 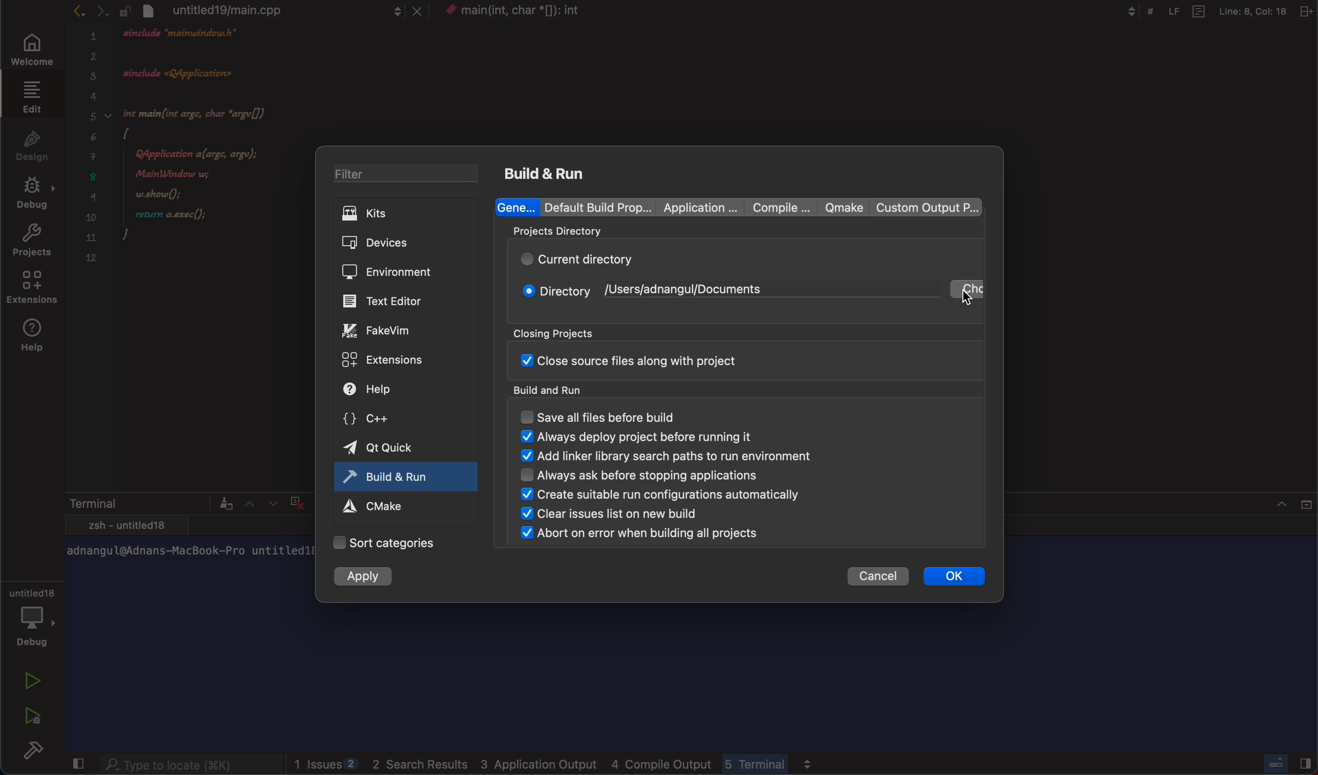 I want to click on cancel, so click(x=879, y=576).